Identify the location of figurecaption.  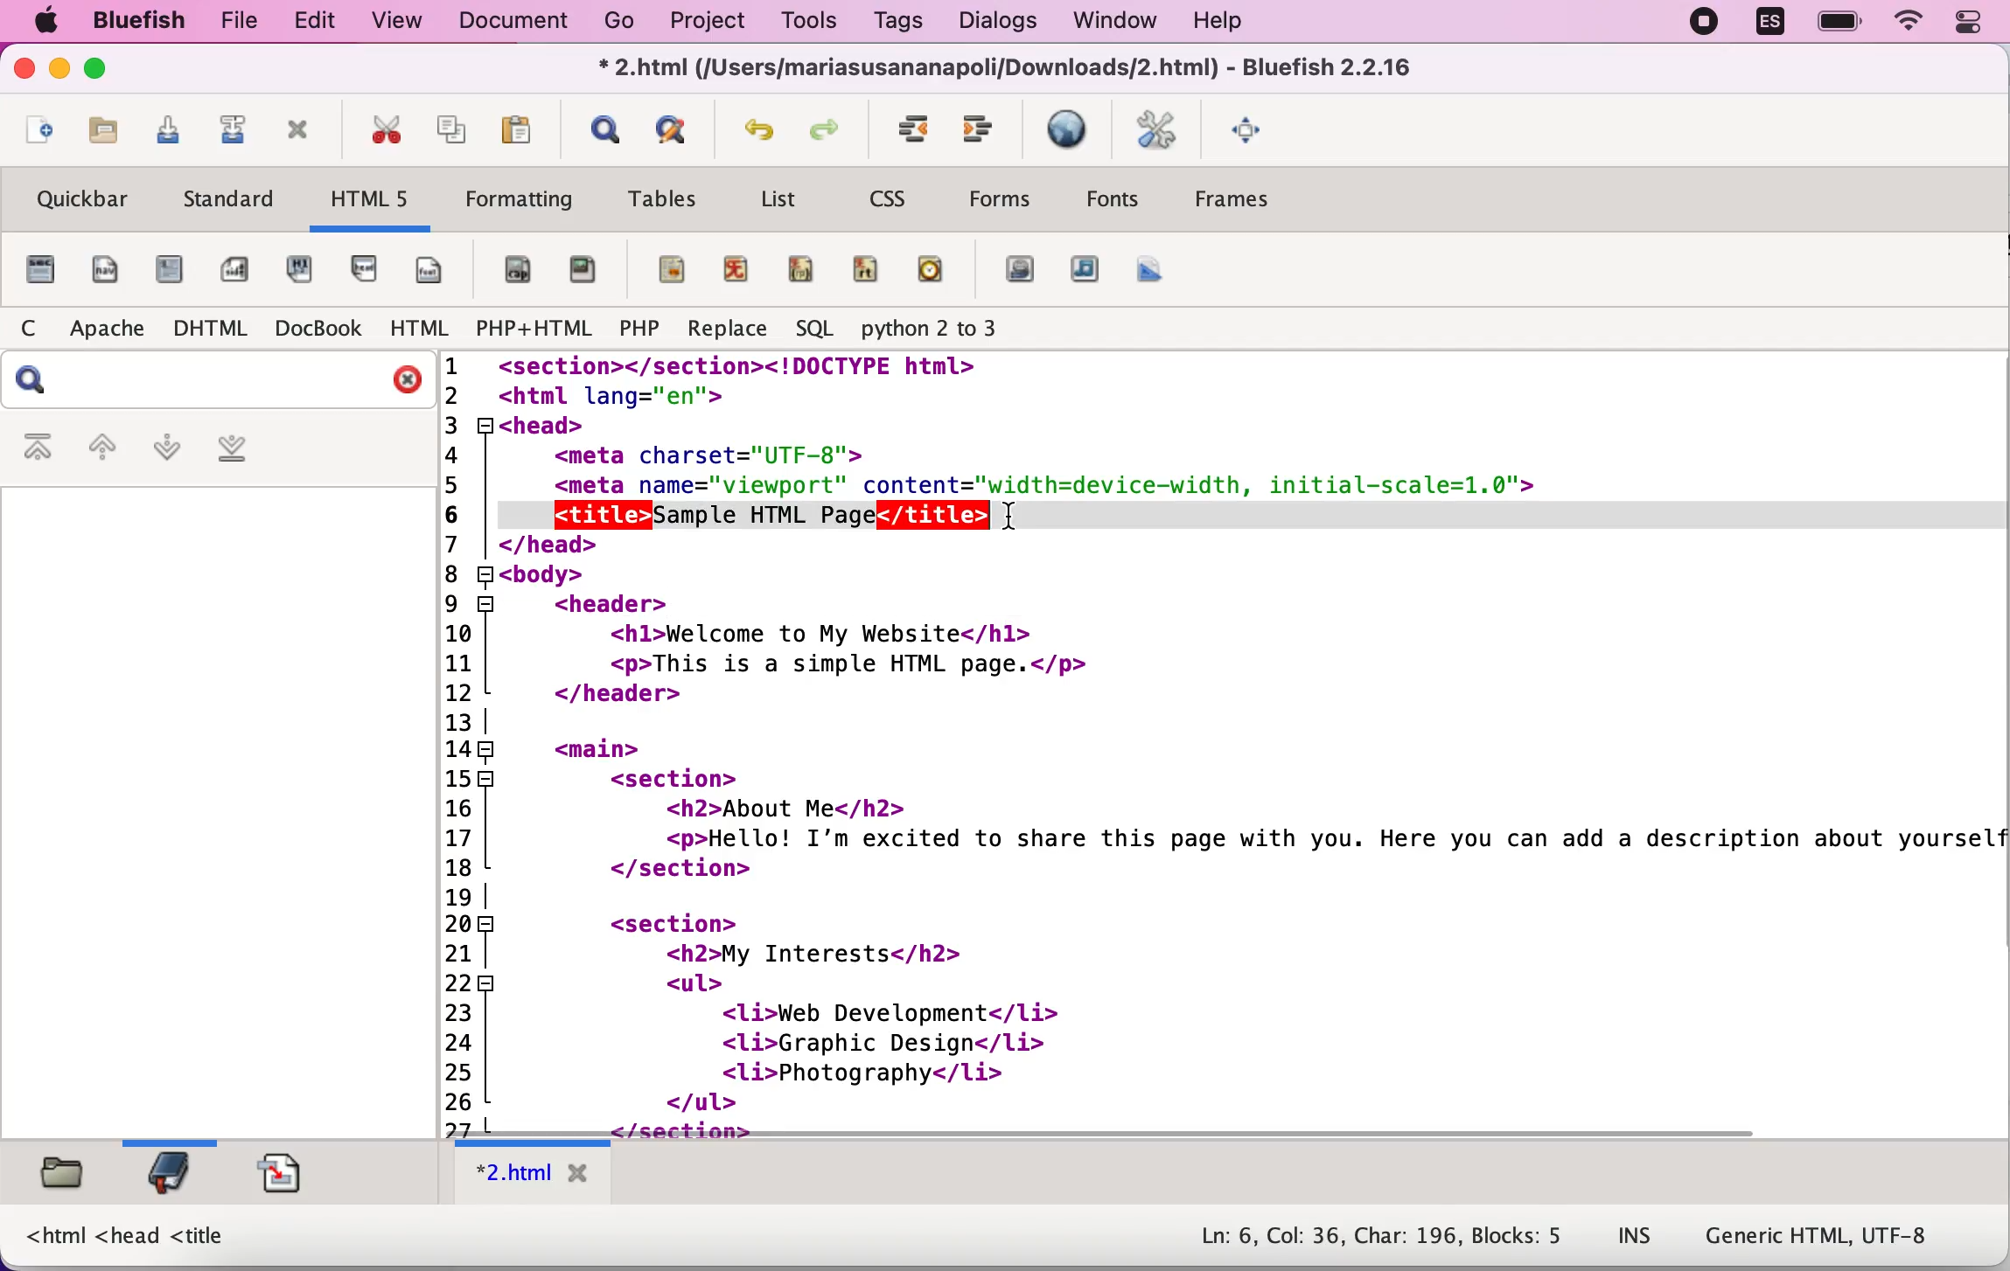
(518, 270).